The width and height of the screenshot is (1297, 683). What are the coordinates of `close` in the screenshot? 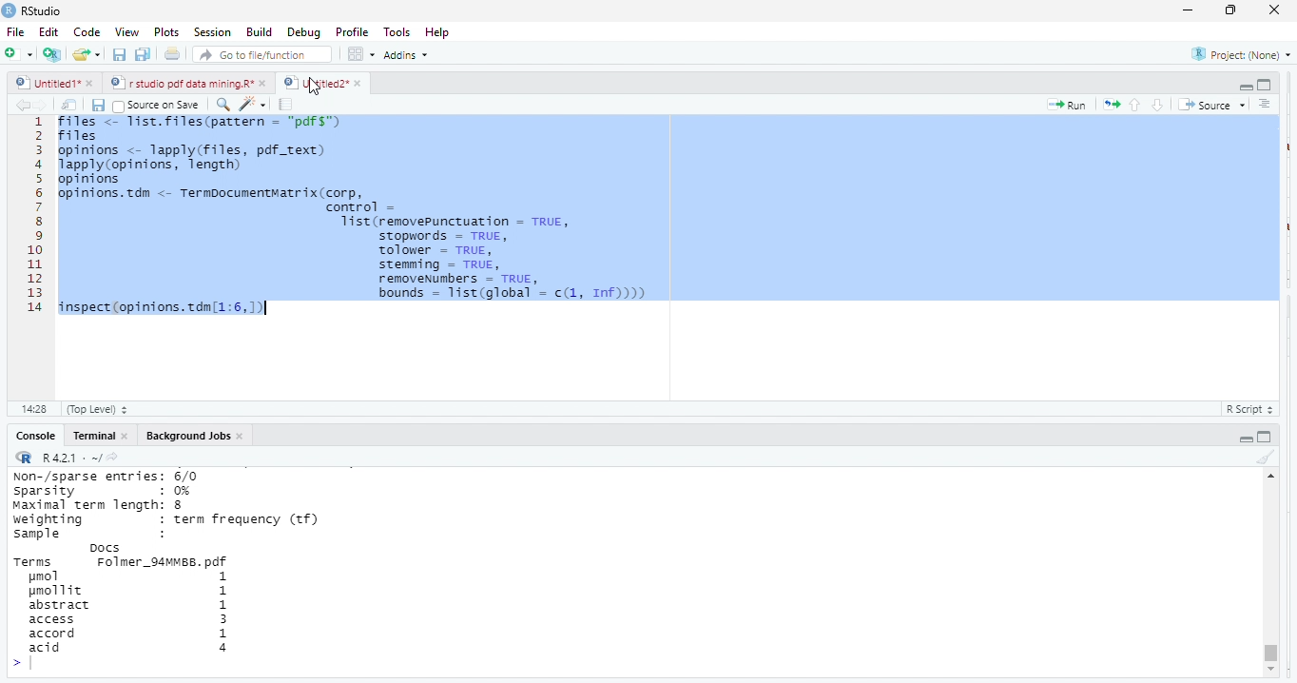 It's located at (1276, 10).